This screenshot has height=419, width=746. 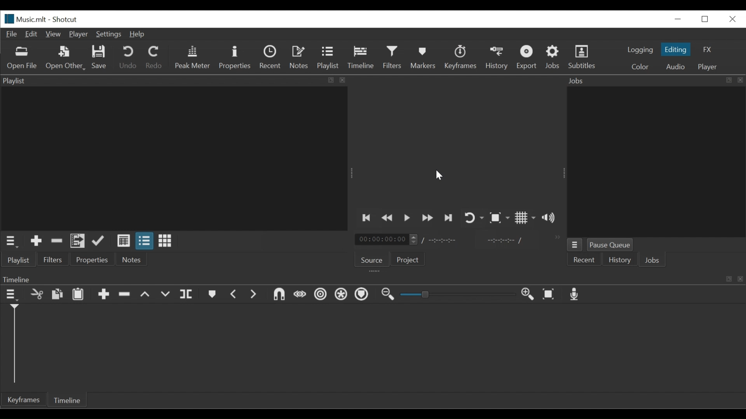 I want to click on Toggle player looping, so click(x=474, y=218).